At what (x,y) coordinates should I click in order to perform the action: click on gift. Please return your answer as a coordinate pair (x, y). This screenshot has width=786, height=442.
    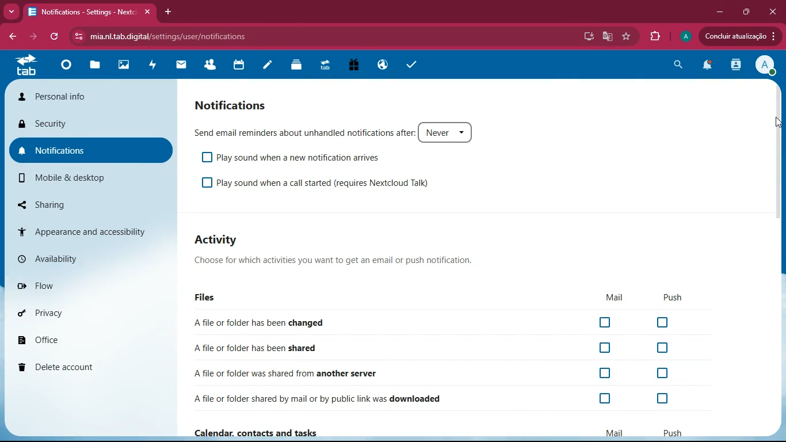
    Looking at the image, I should click on (354, 66).